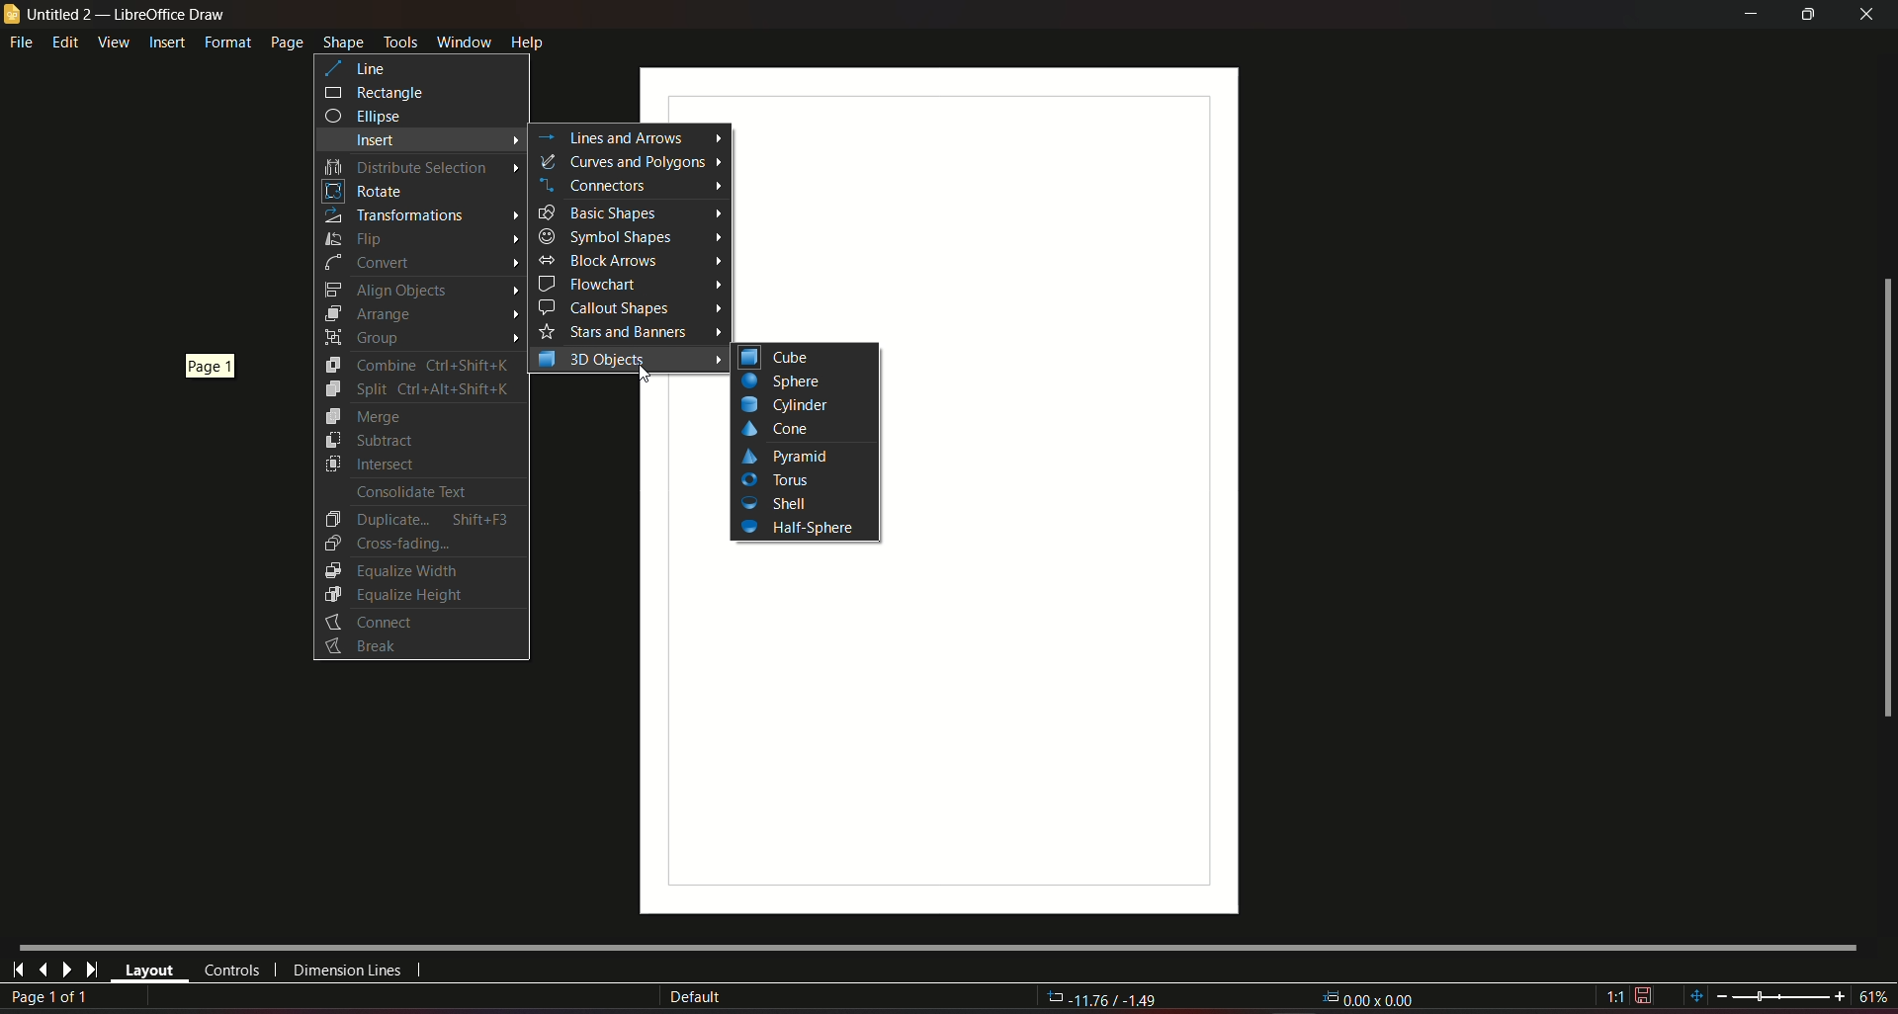 This screenshot has width=1898, height=1014. What do you see at coordinates (611, 136) in the screenshot?
I see `Lines and arrows` at bounding box center [611, 136].